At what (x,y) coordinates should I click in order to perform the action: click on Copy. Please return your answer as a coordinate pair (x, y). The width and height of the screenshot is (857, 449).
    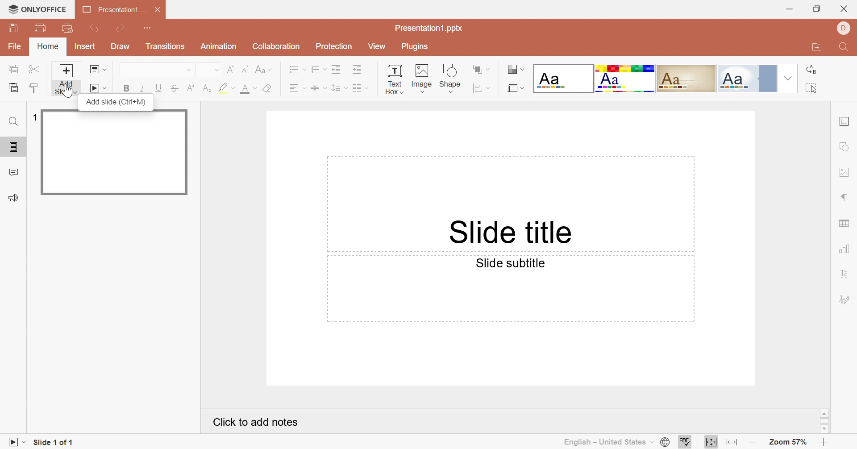
    Looking at the image, I should click on (13, 68).